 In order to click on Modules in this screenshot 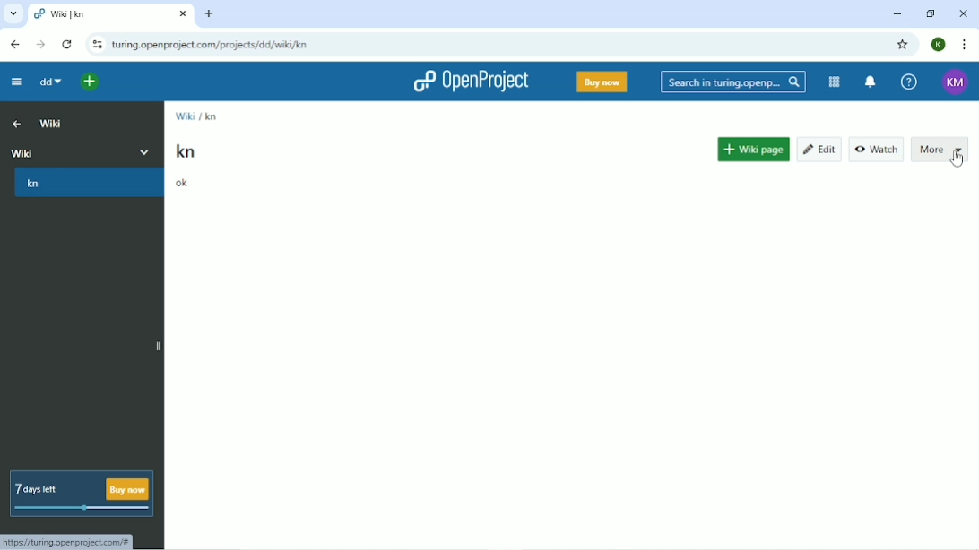, I will do `click(834, 82)`.